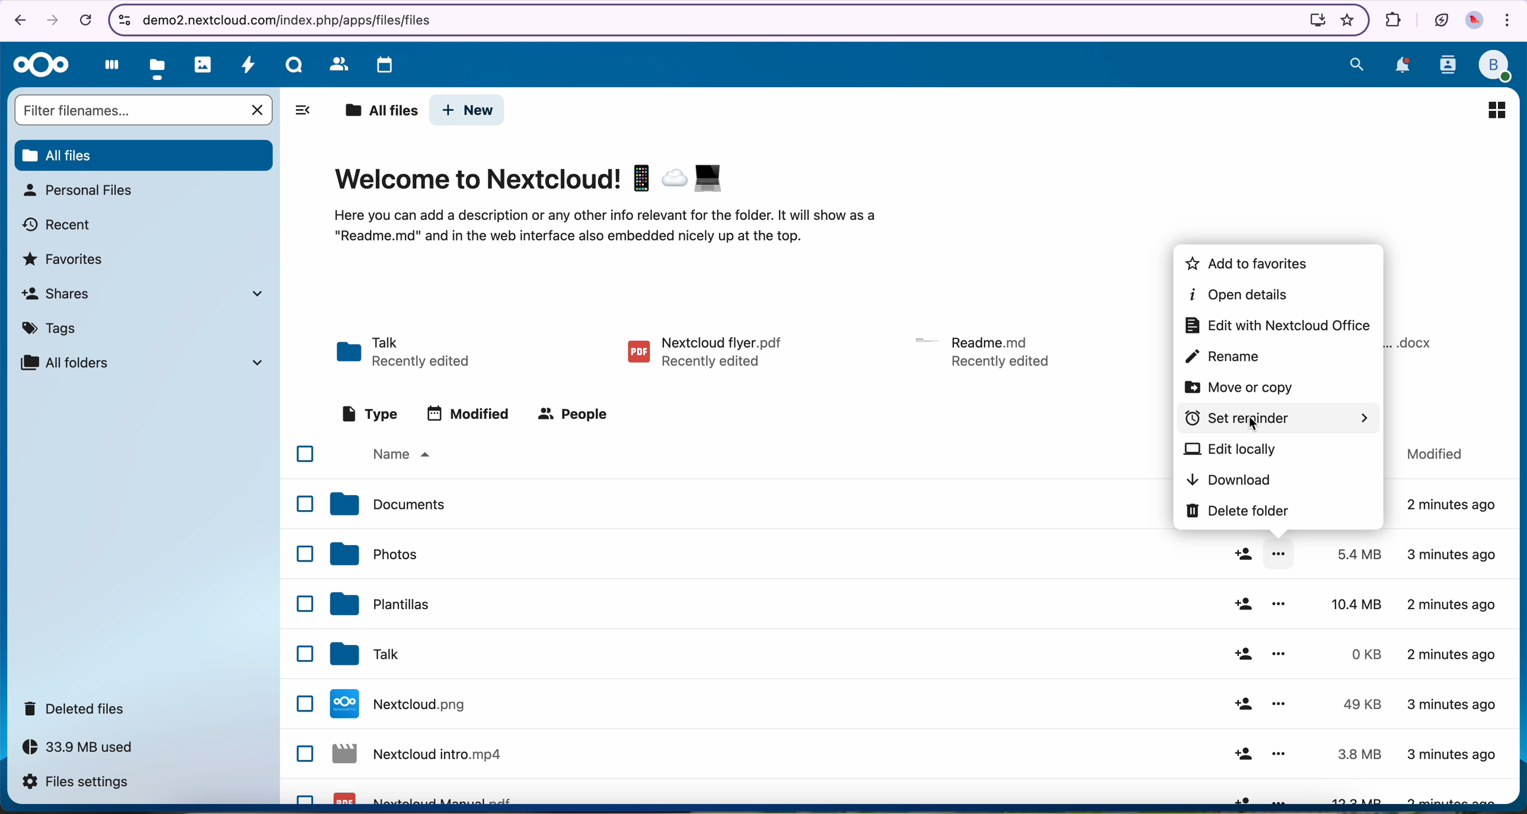 This screenshot has height=814, width=1527. I want to click on profile picture, so click(1477, 22).